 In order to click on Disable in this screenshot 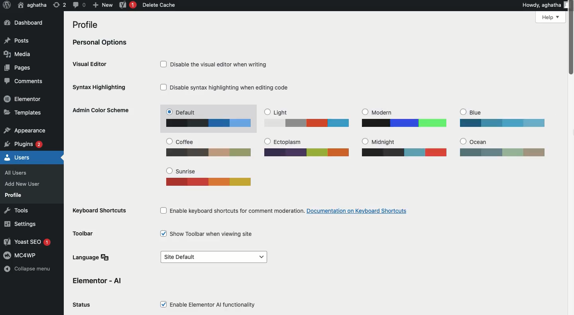, I will do `click(226, 87)`.